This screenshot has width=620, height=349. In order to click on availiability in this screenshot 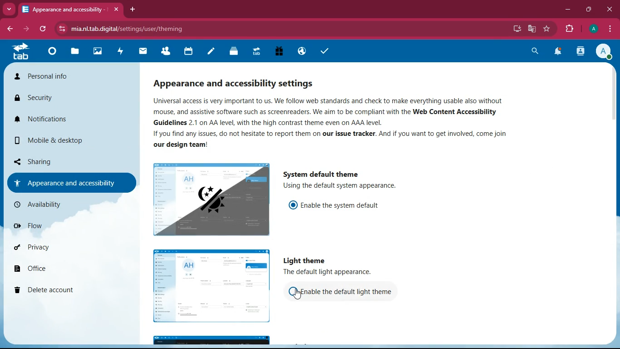, I will do `click(69, 205)`.